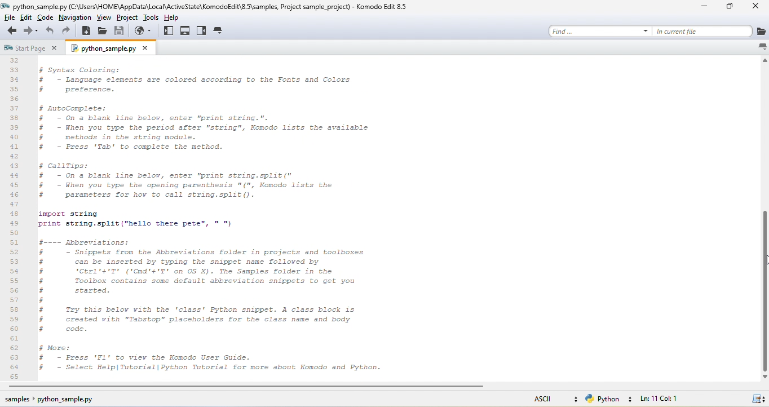 The image size is (769, 407). I want to click on python, so click(613, 399).